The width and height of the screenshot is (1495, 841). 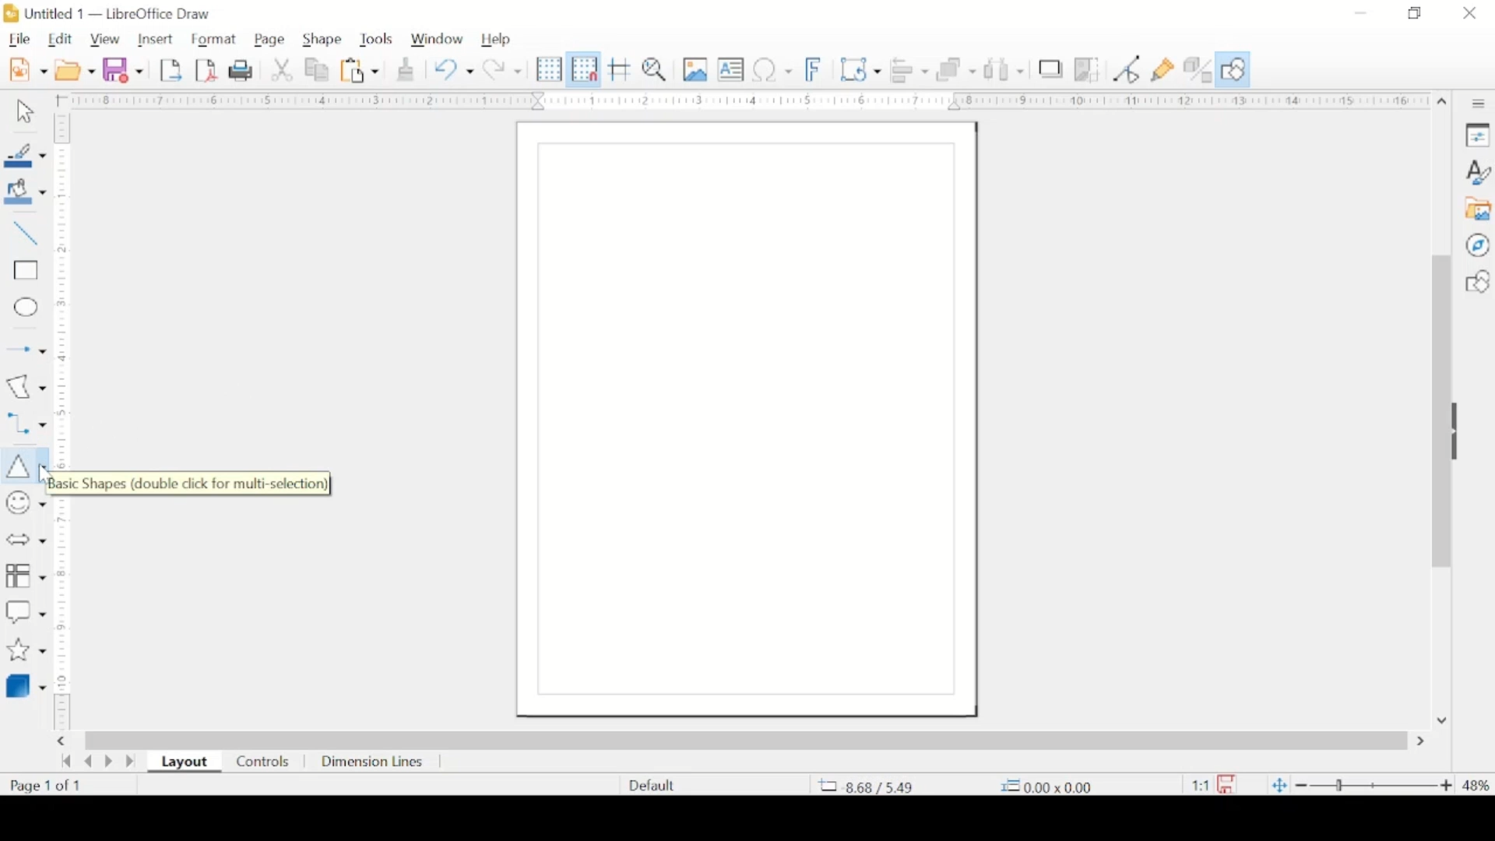 I want to click on print, so click(x=241, y=70).